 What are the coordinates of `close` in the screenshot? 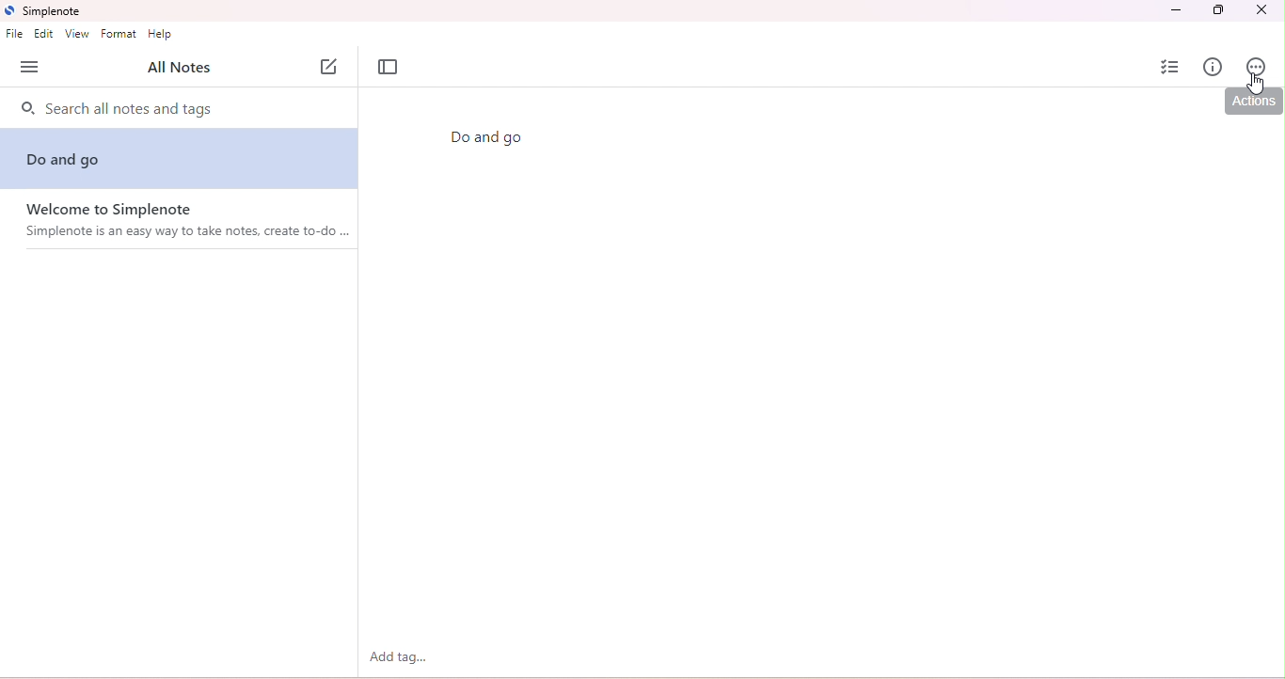 It's located at (1259, 10).